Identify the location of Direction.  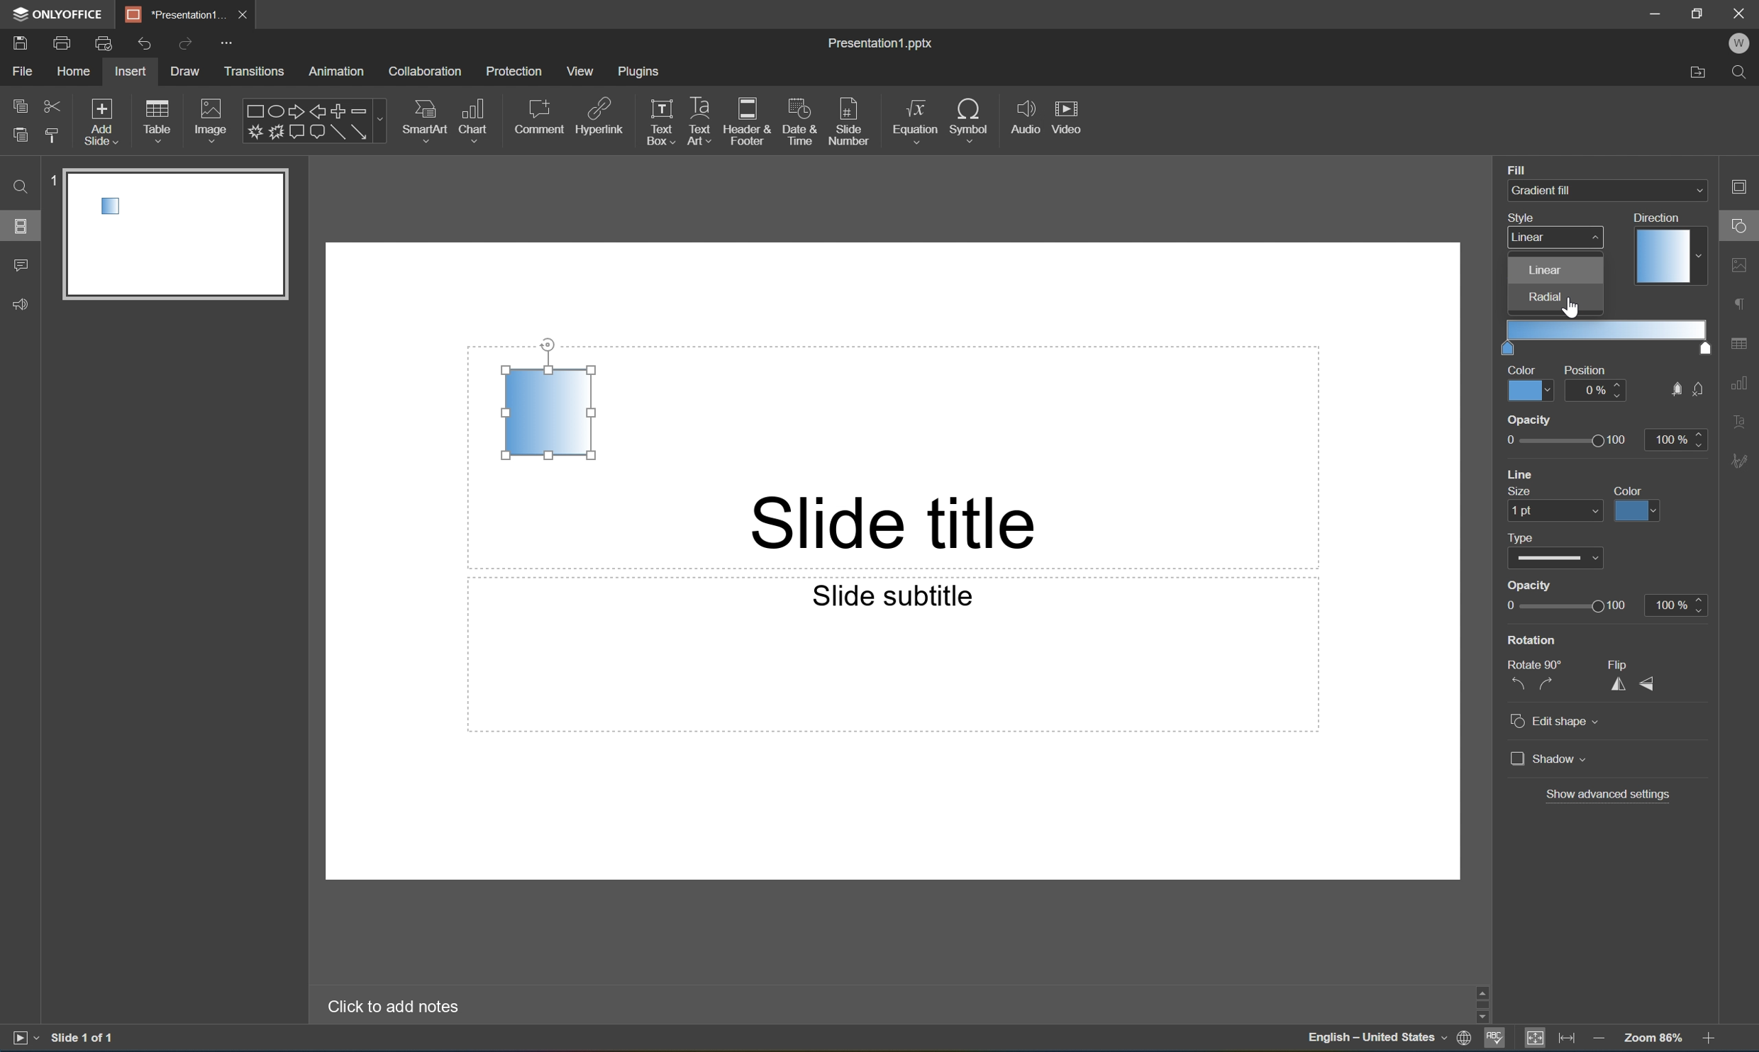
(1668, 249).